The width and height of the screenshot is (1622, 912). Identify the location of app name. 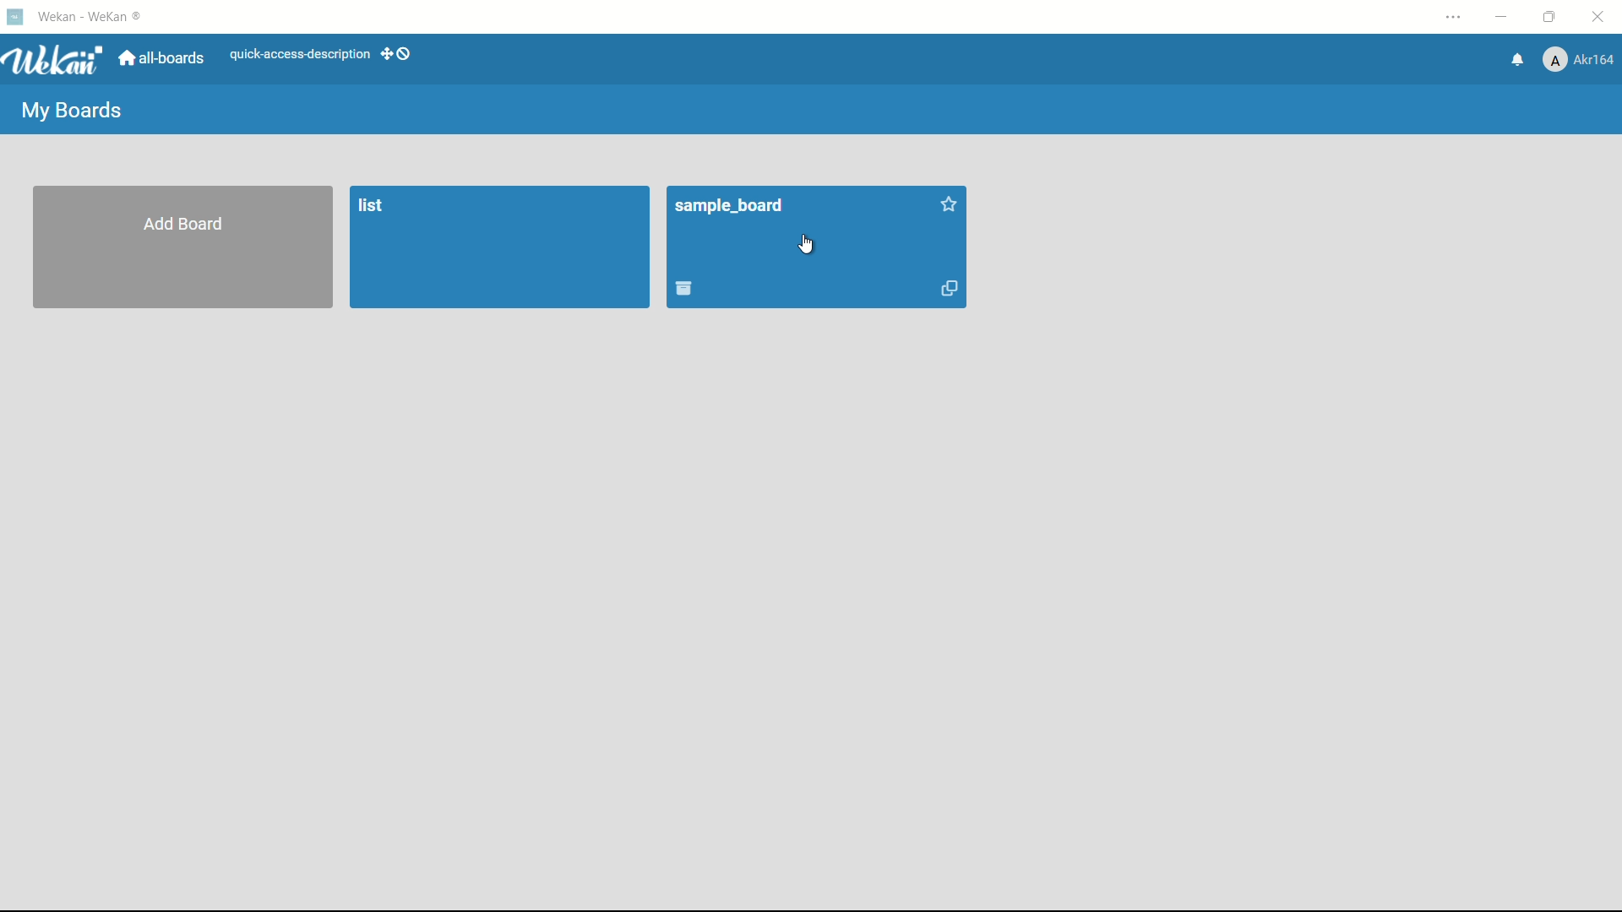
(94, 18).